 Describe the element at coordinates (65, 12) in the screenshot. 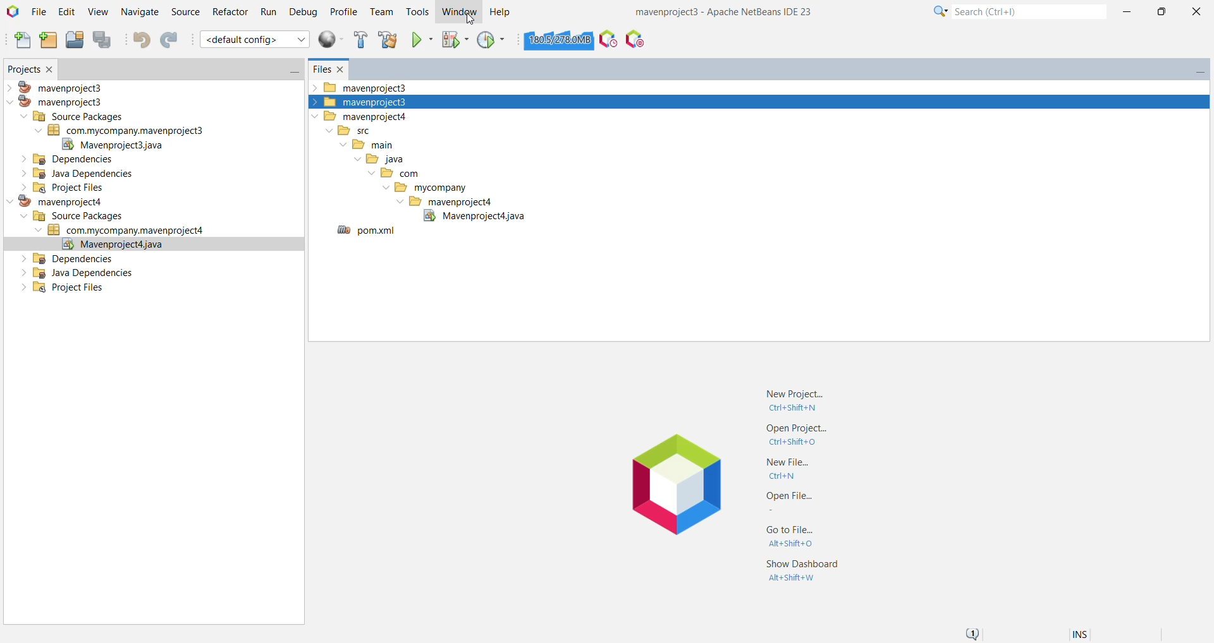

I see `Edit` at that location.